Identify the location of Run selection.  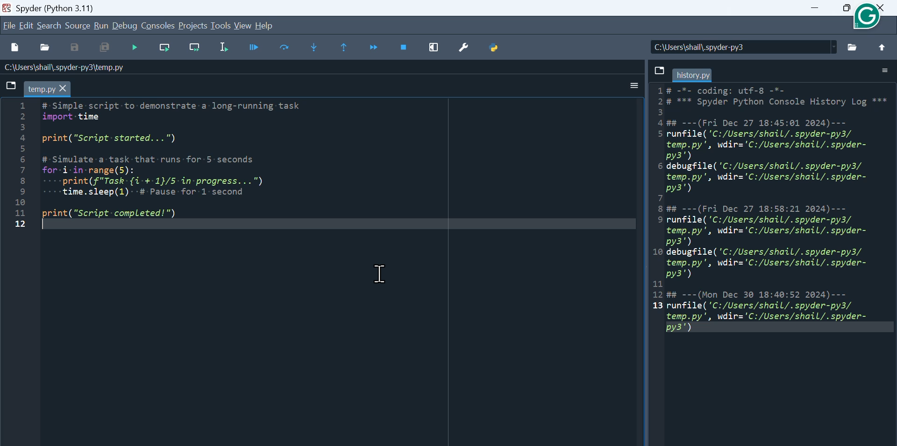
(223, 48).